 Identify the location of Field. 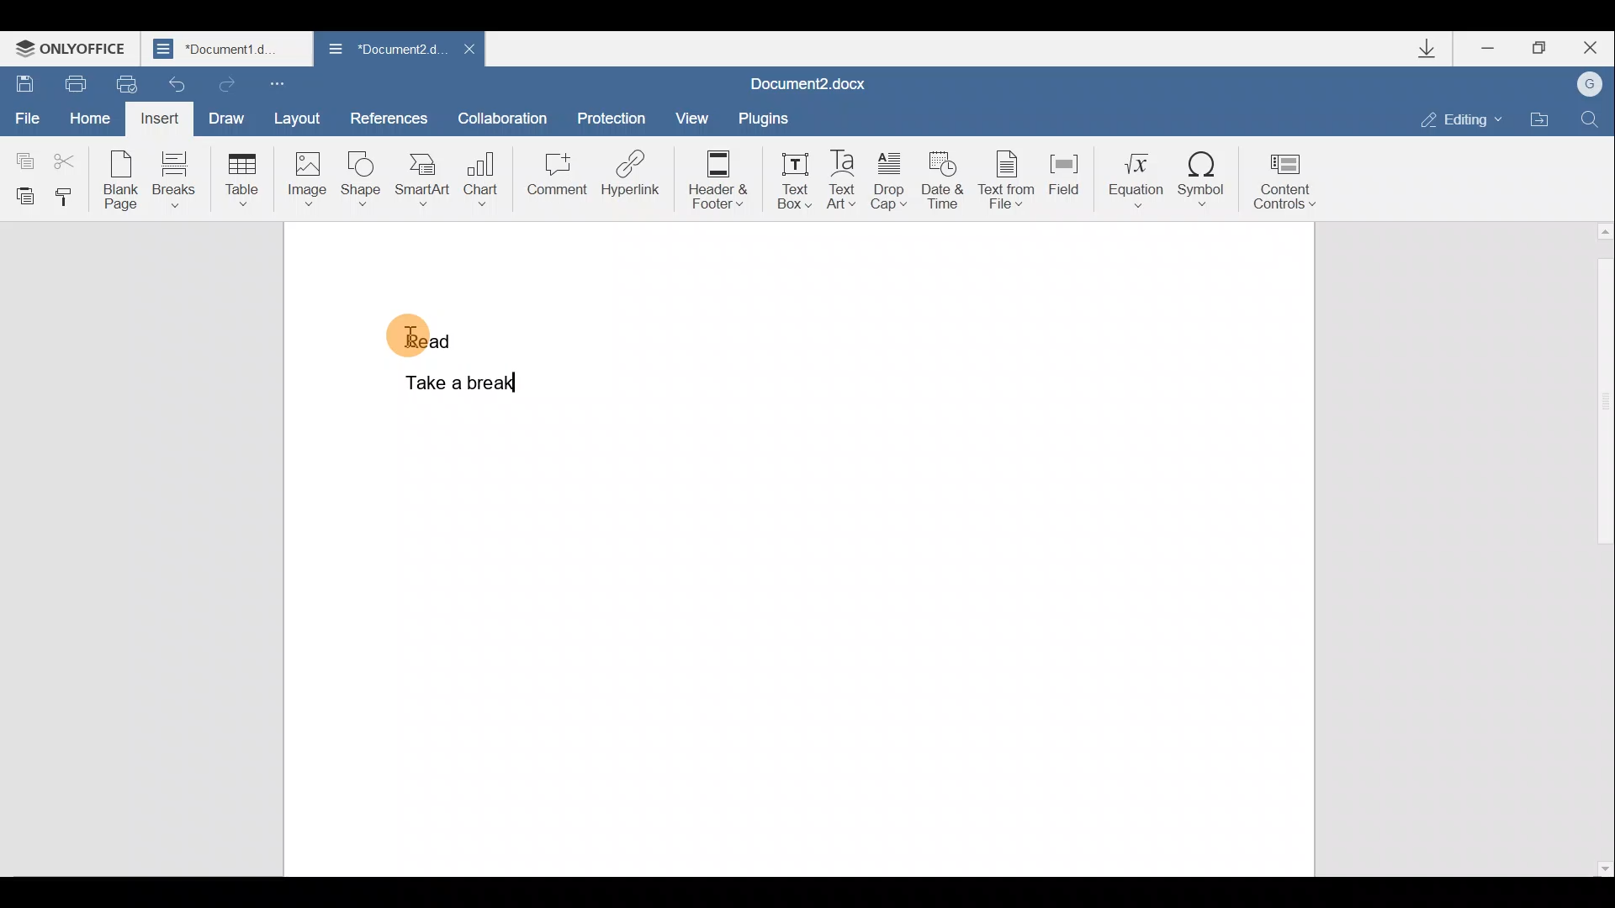
(1064, 181).